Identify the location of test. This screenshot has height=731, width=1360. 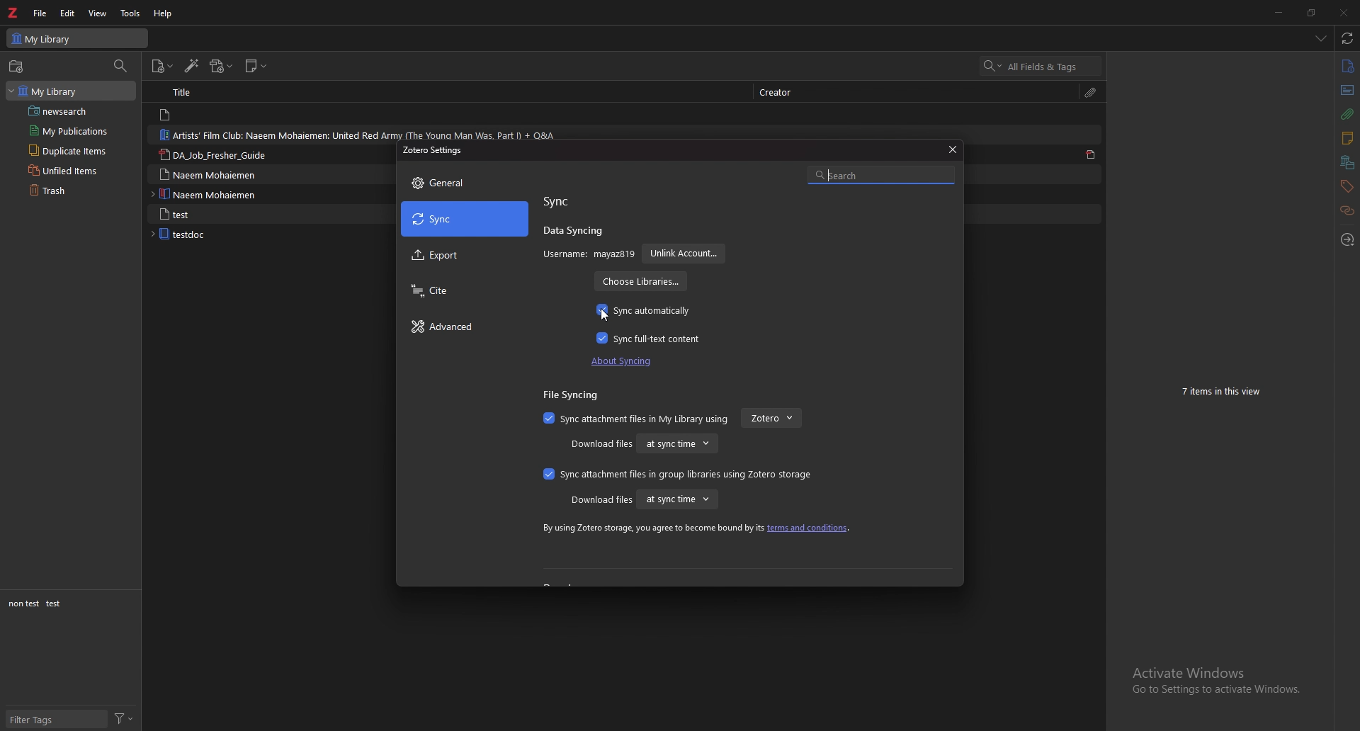
(55, 603).